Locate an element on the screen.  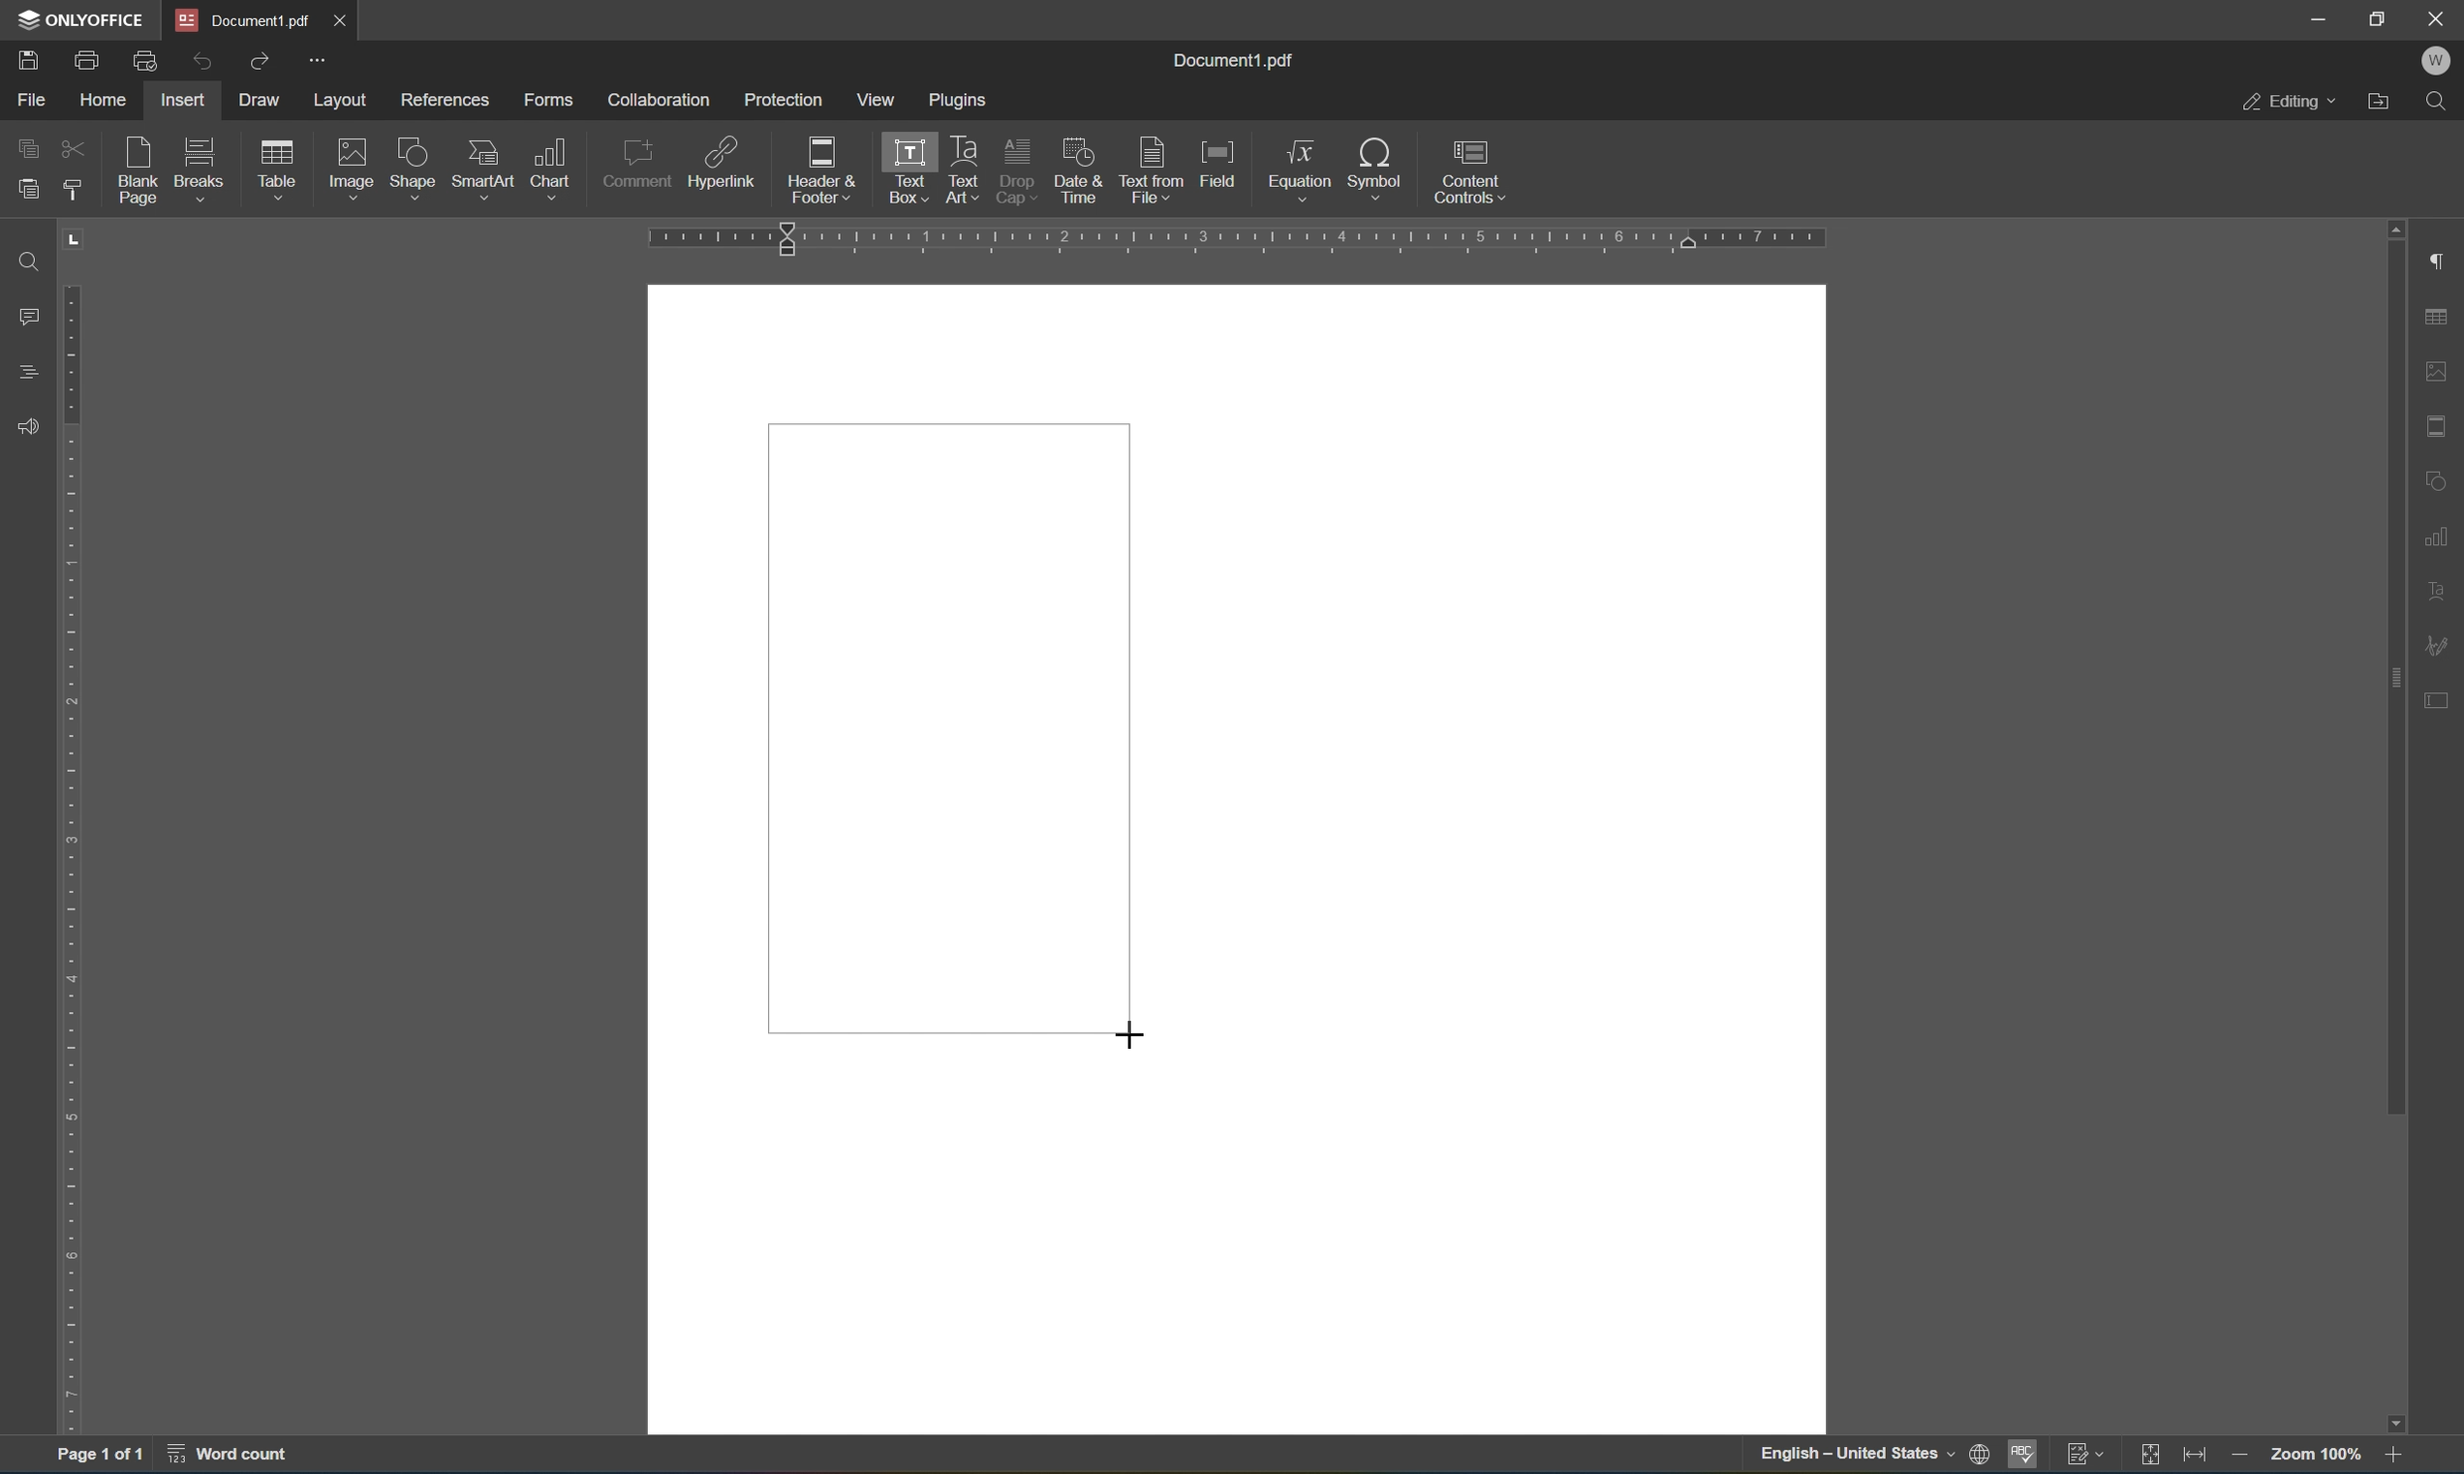
Find is located at coordinates (32, 263).